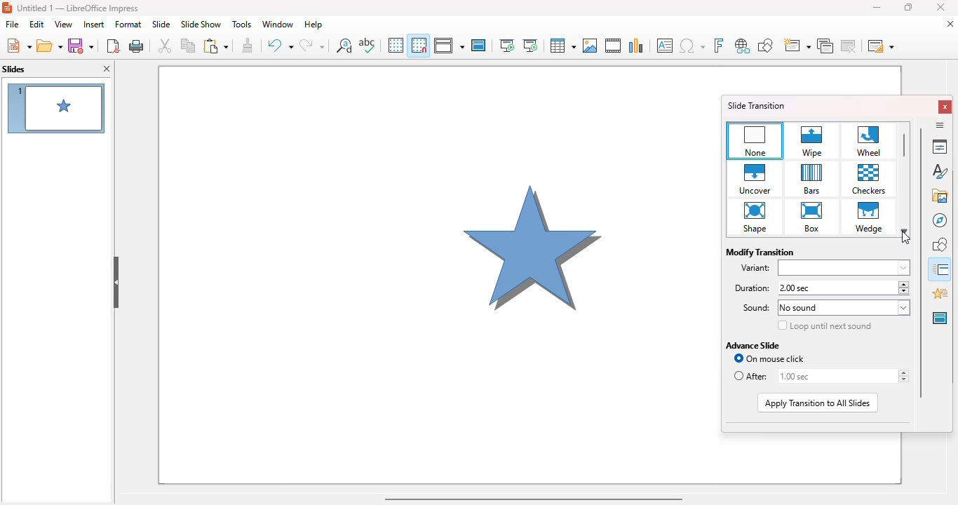 This screenshot has height=505, width=958. I want to click on show draw functions, so click(765, 46).